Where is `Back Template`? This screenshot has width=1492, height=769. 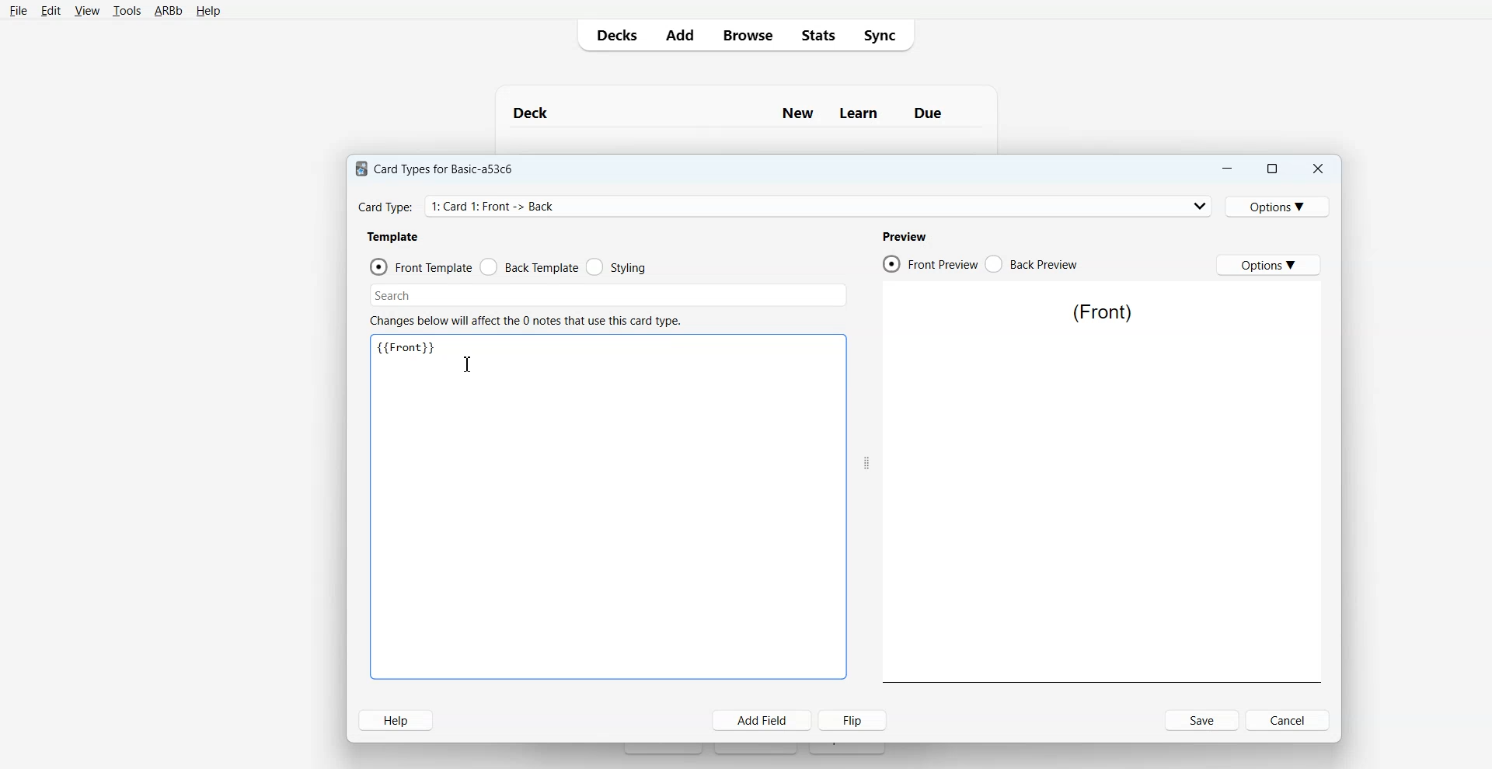 Back Template is located at coordinates (529, 267).